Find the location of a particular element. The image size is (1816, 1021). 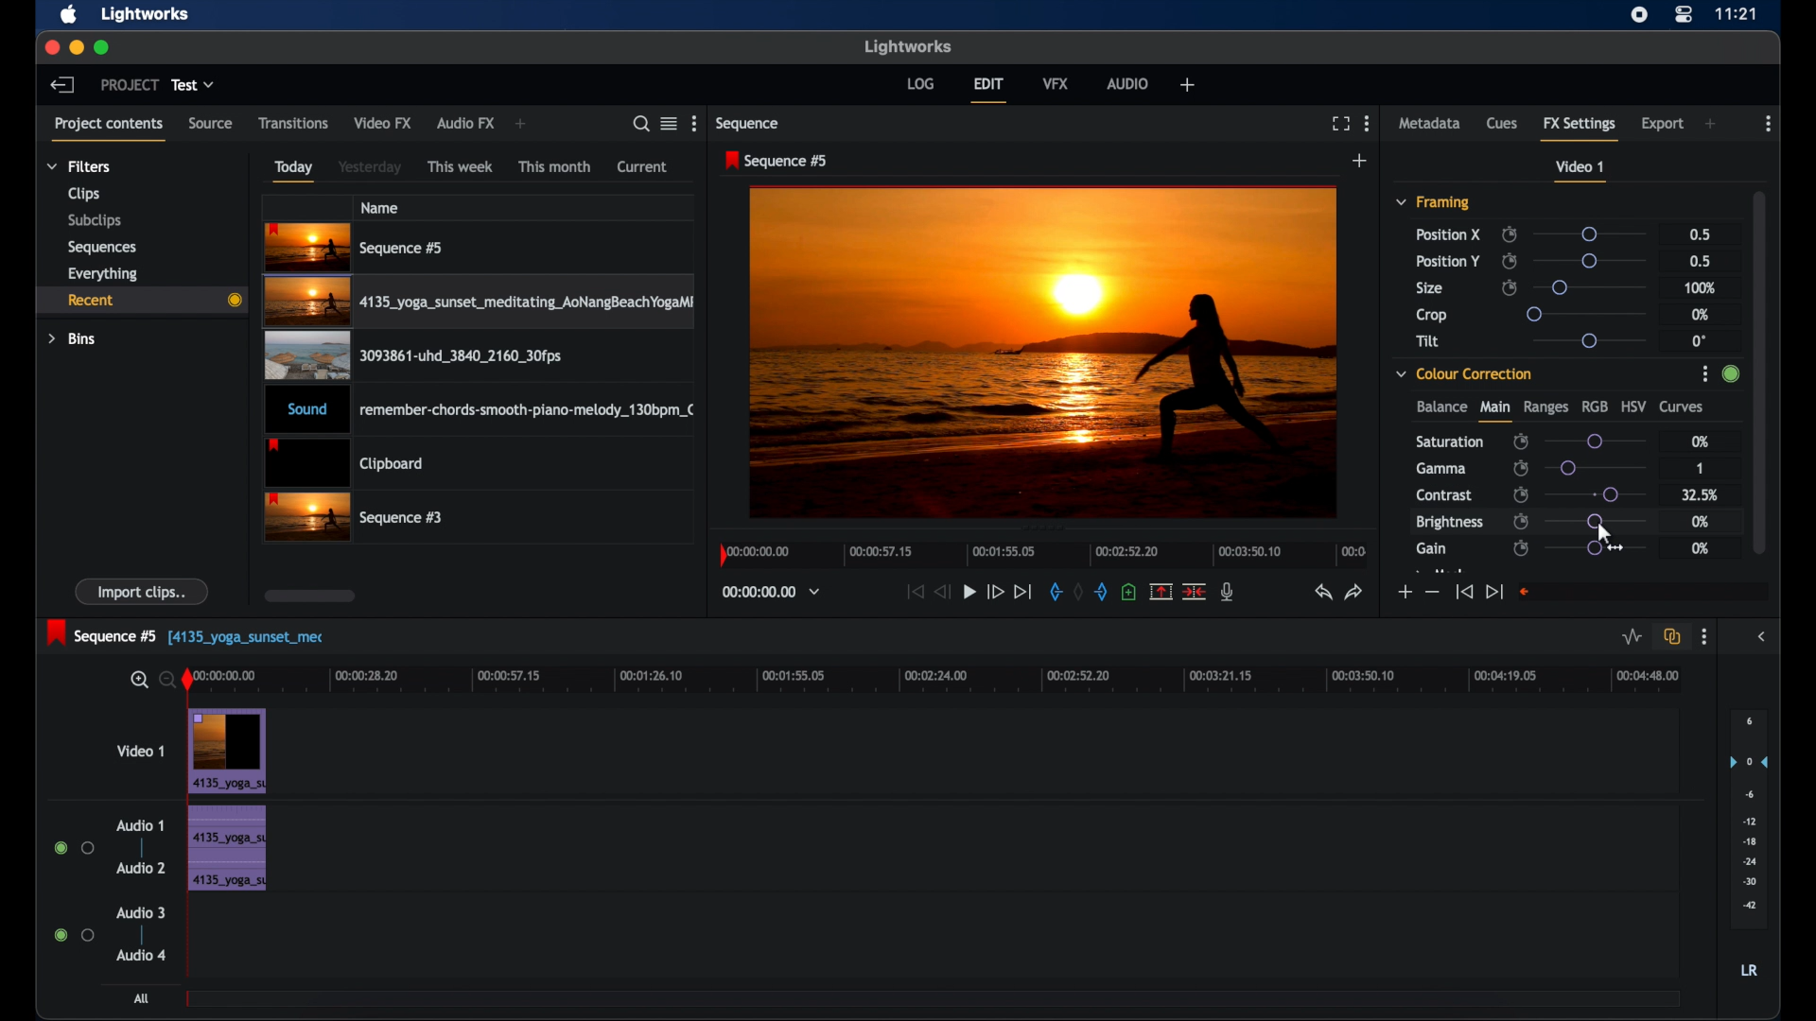

audio is located at coordinates (1128, 83).